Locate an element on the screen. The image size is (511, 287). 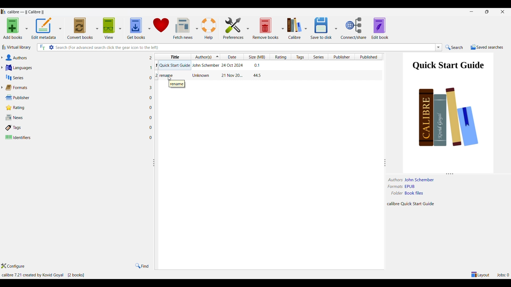
Advanced search is located at coordinates (51, 47).